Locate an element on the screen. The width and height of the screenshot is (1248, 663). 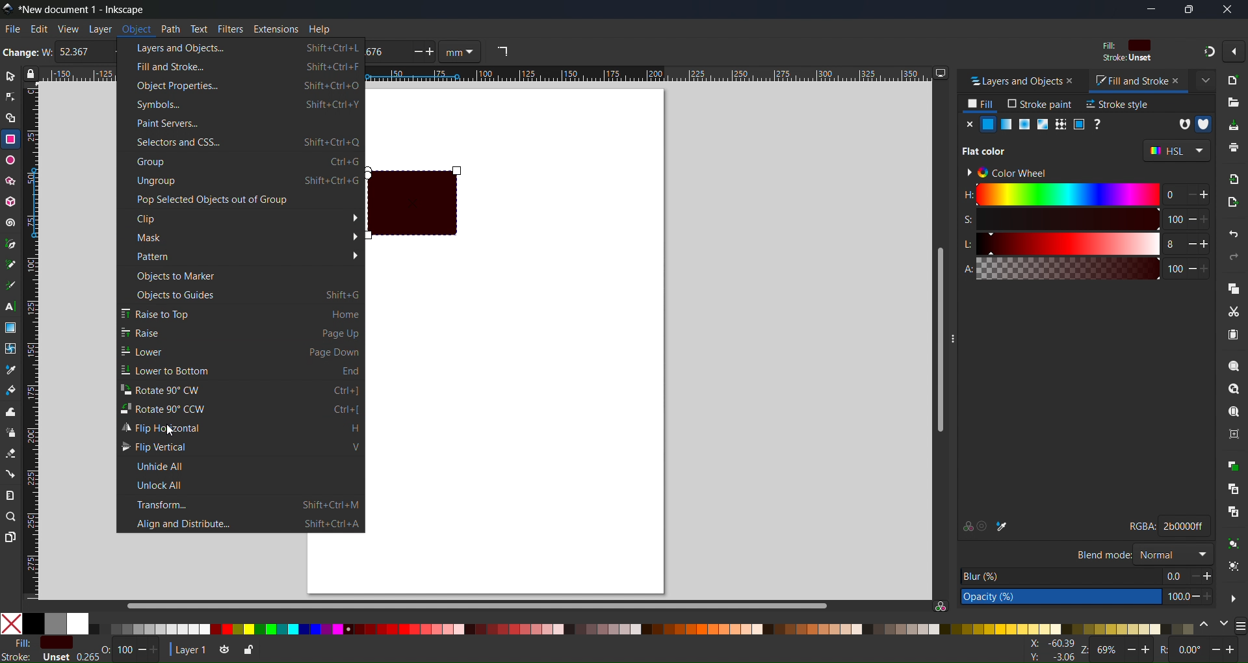
Cut is located at coordinates (1232, 311).